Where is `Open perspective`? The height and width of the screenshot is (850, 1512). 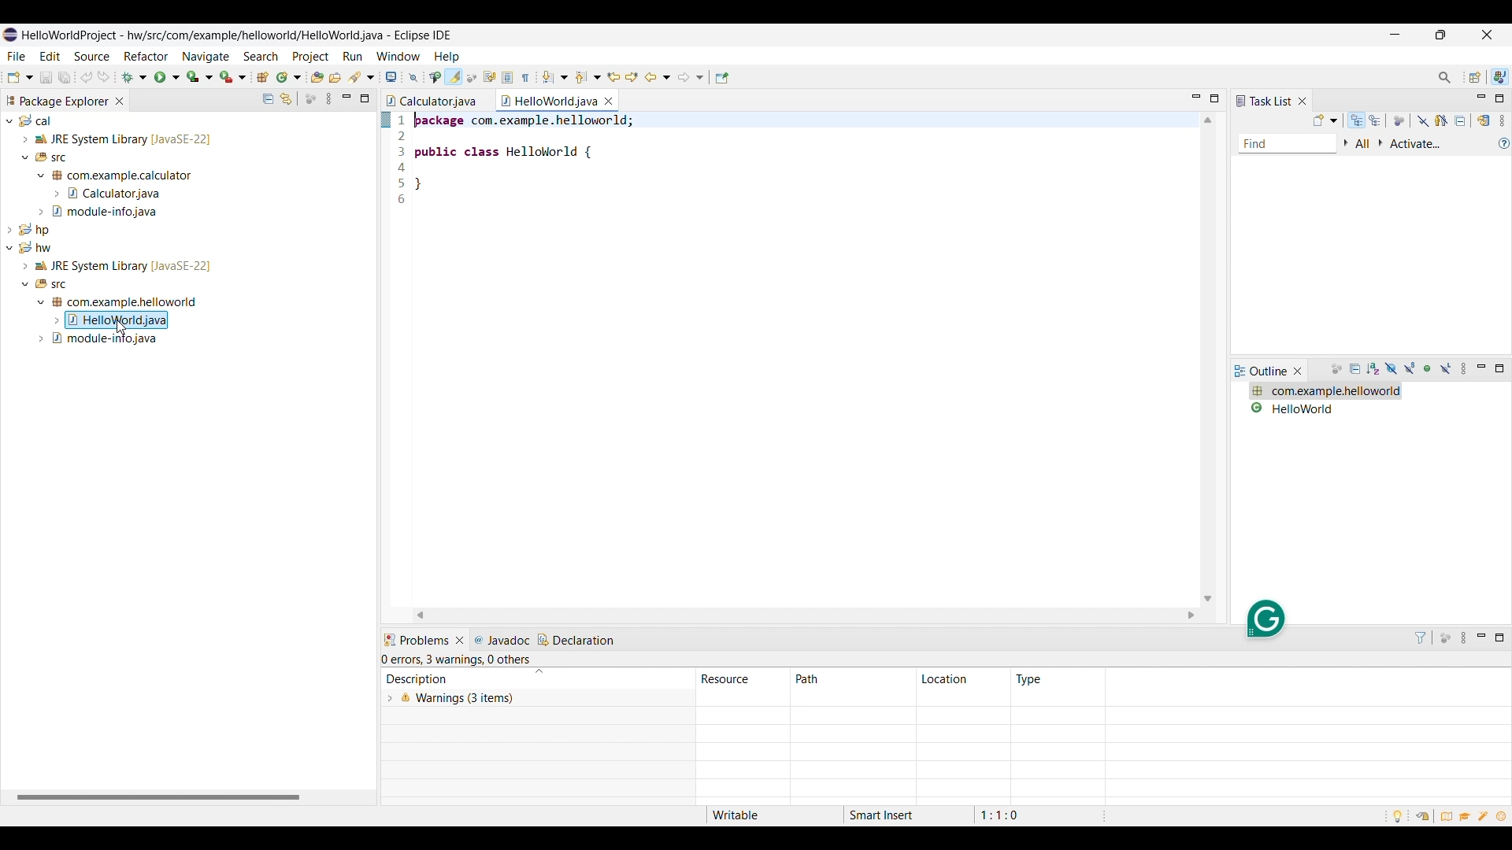
Open perspective is located at coordinates (1476, 77).